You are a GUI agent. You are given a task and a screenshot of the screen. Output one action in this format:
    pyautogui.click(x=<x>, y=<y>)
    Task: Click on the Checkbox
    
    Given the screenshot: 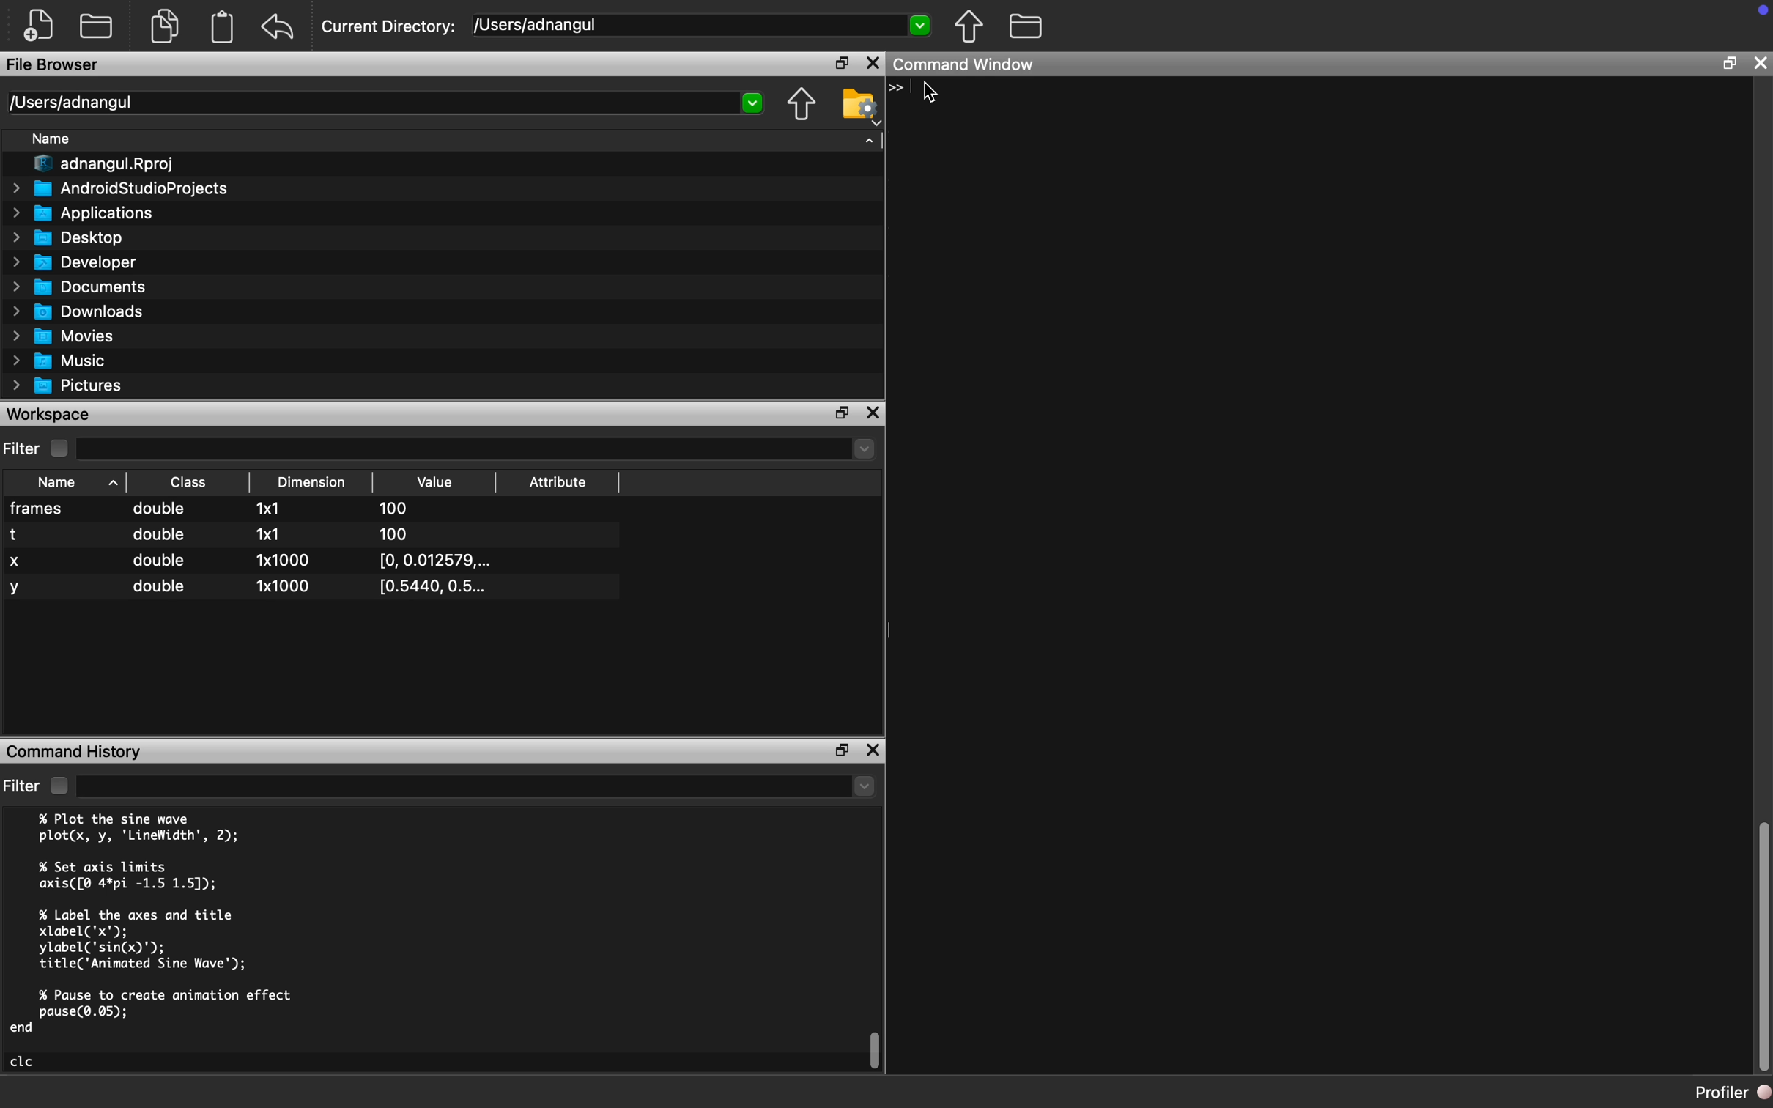 What is the action you would take?
    pyautogui.click(x=57, y=786)
    